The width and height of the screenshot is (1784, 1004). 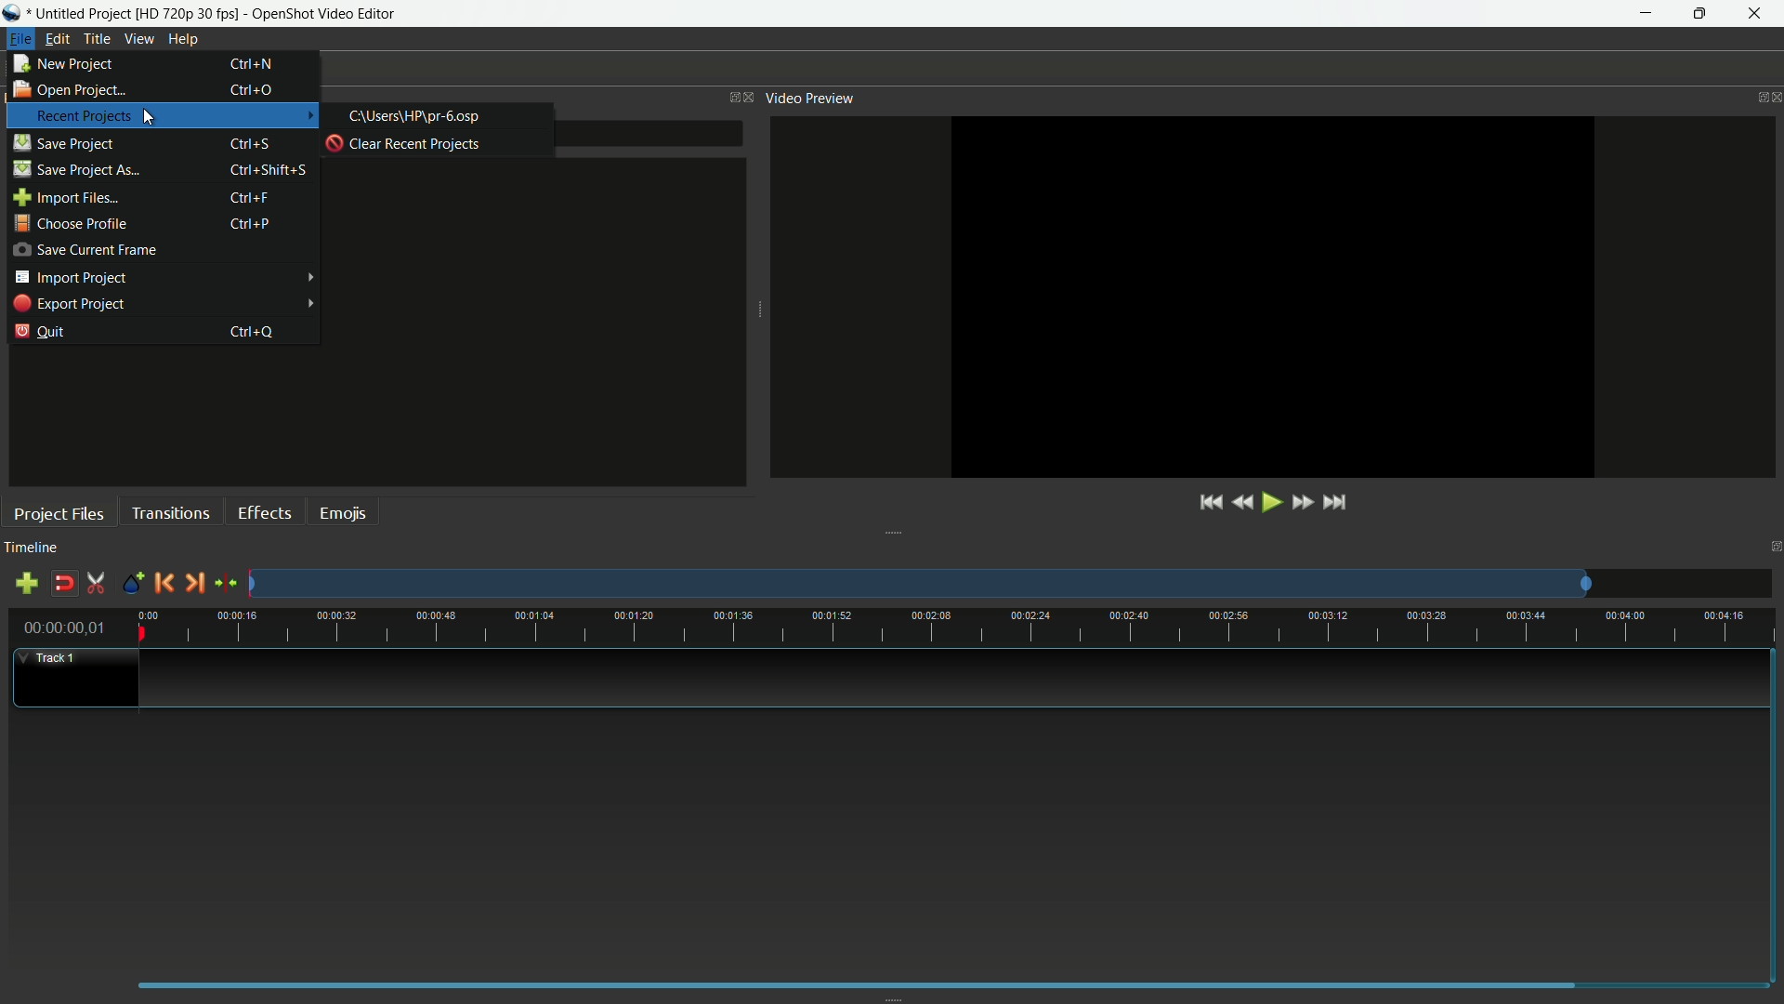 I want to click on clear recent project, so click(x=405, y=143).